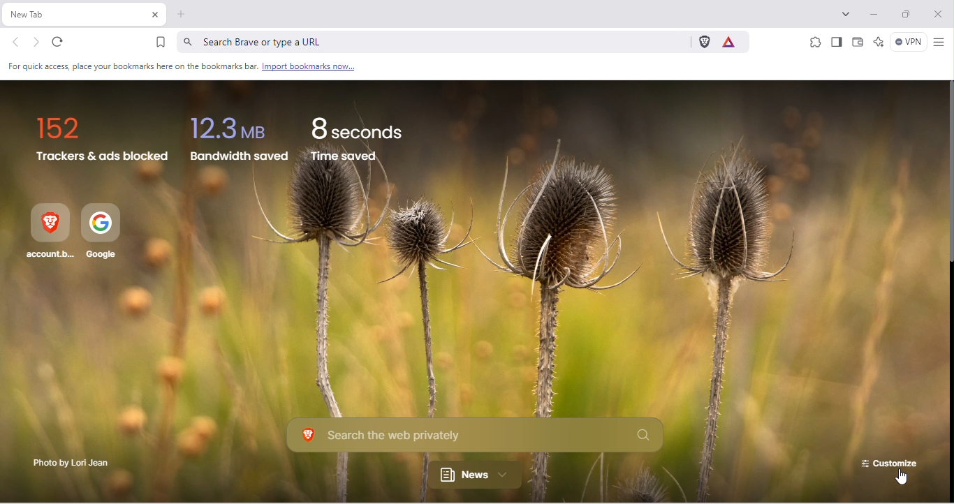 The height and width of the screenshot is (504, 954). What do you see at coordinates (939, 43) in the screenshot?
I see `Customize and control Brave` at bounding box center [939, 43].